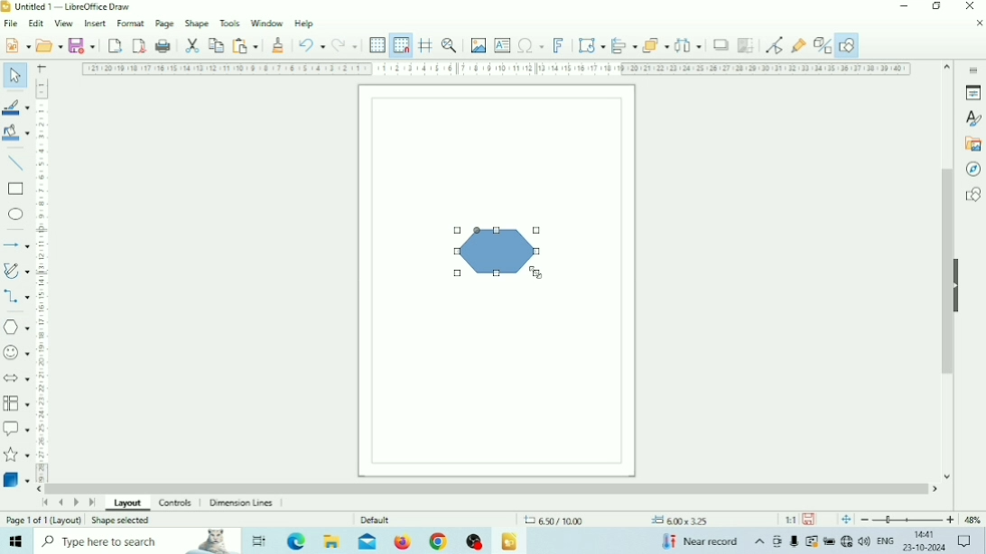  Describe the element at coordinates (926, 534) in the screenshot. I see `Time` at that location.